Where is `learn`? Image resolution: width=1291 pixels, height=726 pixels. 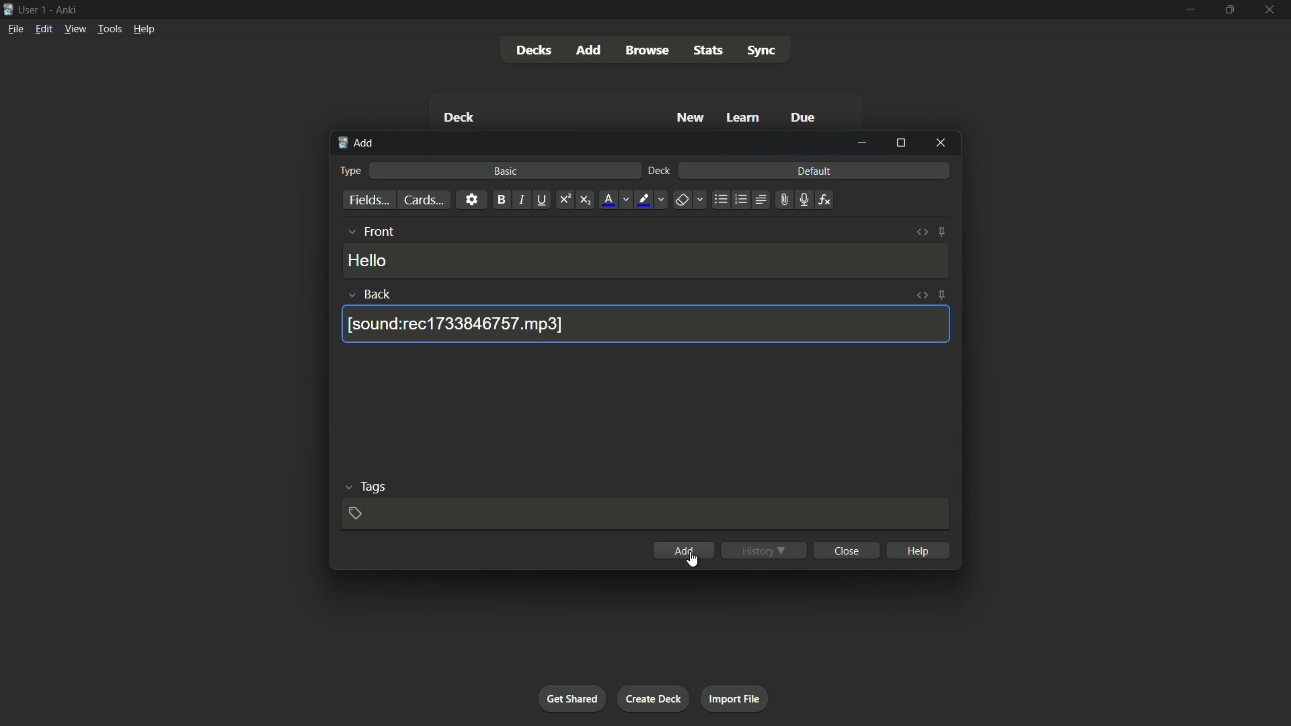 learn is located at coordinates (744, 117).